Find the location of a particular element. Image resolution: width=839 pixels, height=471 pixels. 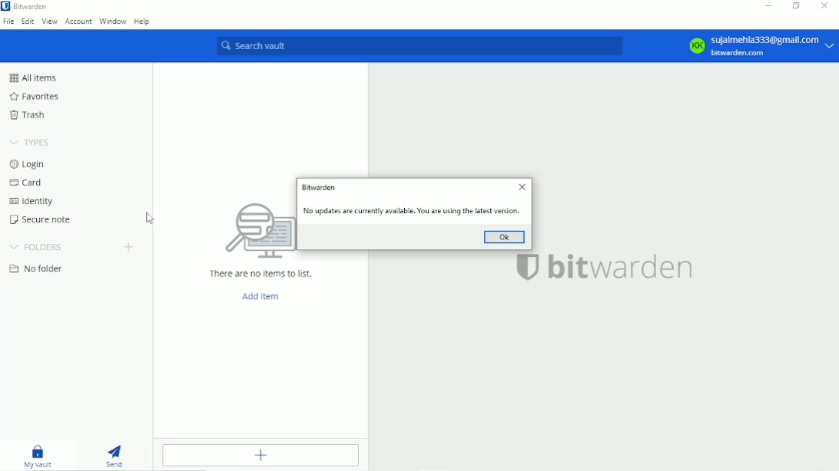

logo is located at coordinates (526, 267).